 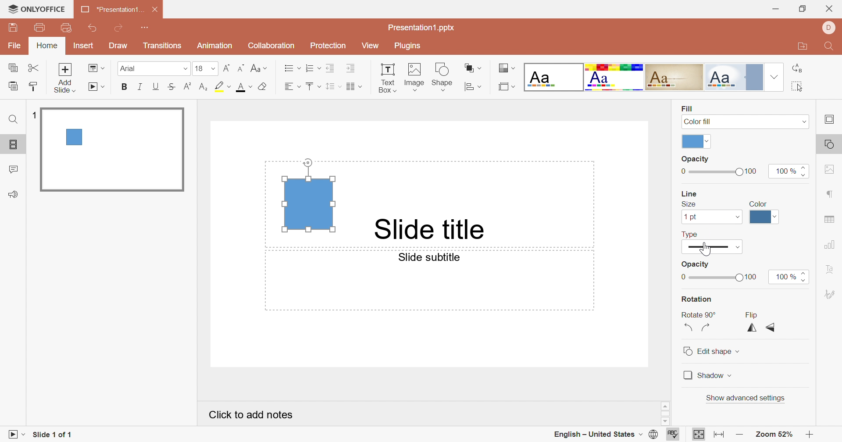 What do you see at coordinates (775, 10) in the screenshot?
I see `Minimize` at bounding box center [775, 10].